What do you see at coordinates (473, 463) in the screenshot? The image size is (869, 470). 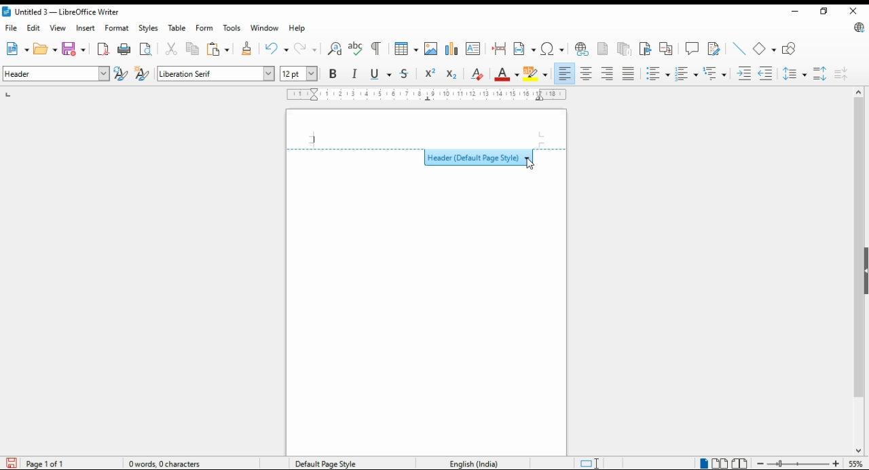 I see `language` at bounding box center [473, 463].